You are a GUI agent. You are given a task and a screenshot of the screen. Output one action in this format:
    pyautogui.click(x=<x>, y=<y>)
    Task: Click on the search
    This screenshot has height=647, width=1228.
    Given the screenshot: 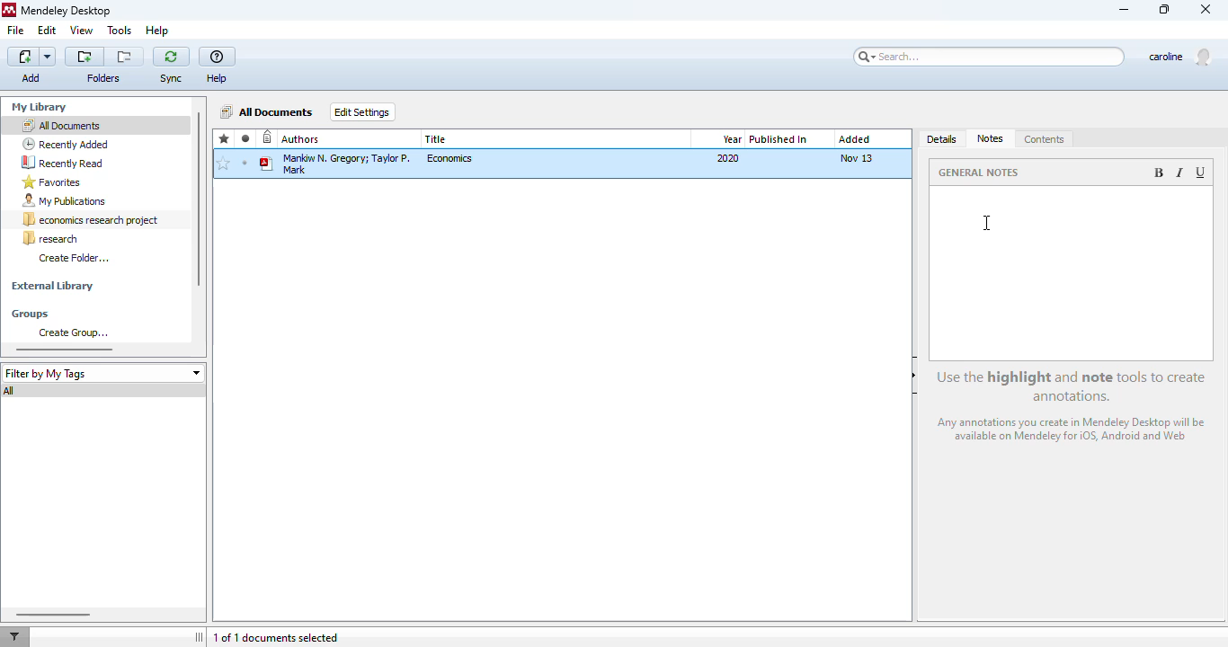 What is the action you would take?
    pyautogui.click(x=990, y=57)
    